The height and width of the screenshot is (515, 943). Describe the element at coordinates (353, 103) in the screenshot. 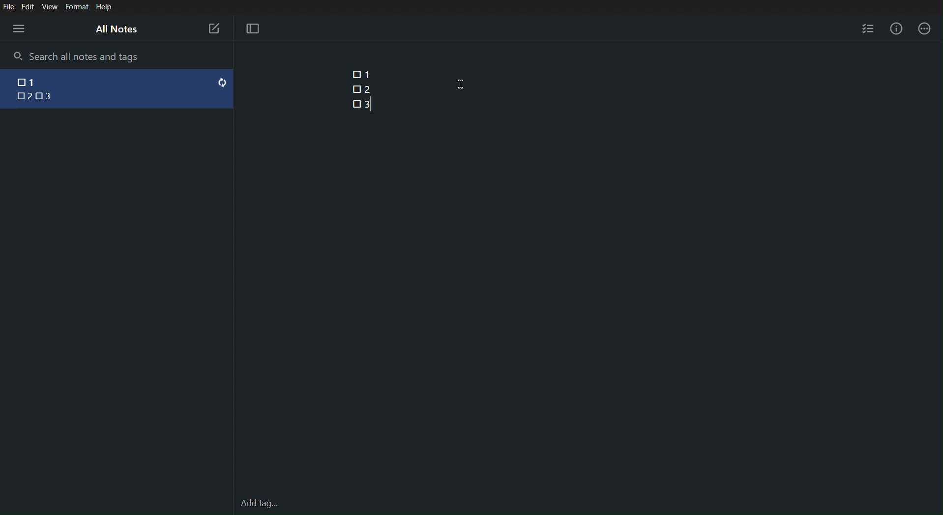

I see `Checkpoint` at that location.